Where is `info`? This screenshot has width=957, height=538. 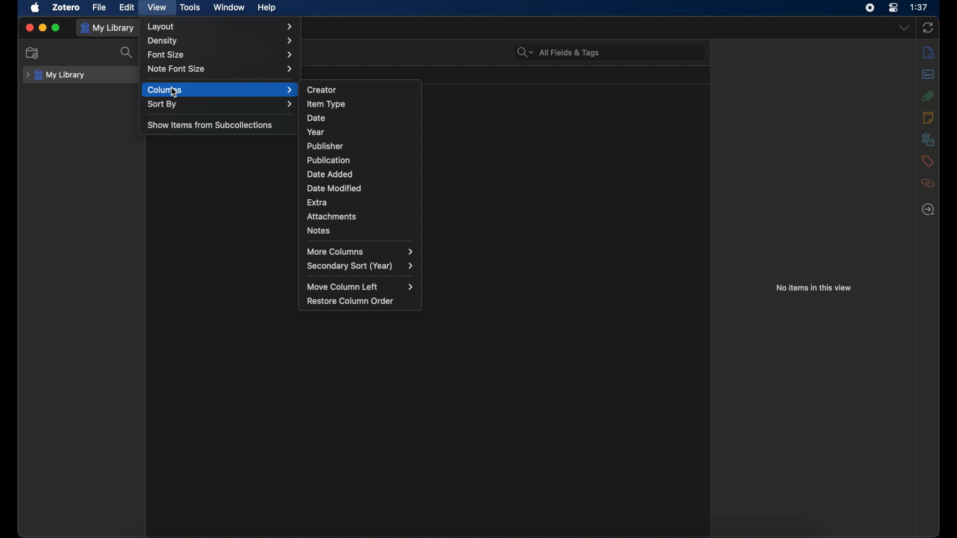
info is located at coordinates (929, 52).